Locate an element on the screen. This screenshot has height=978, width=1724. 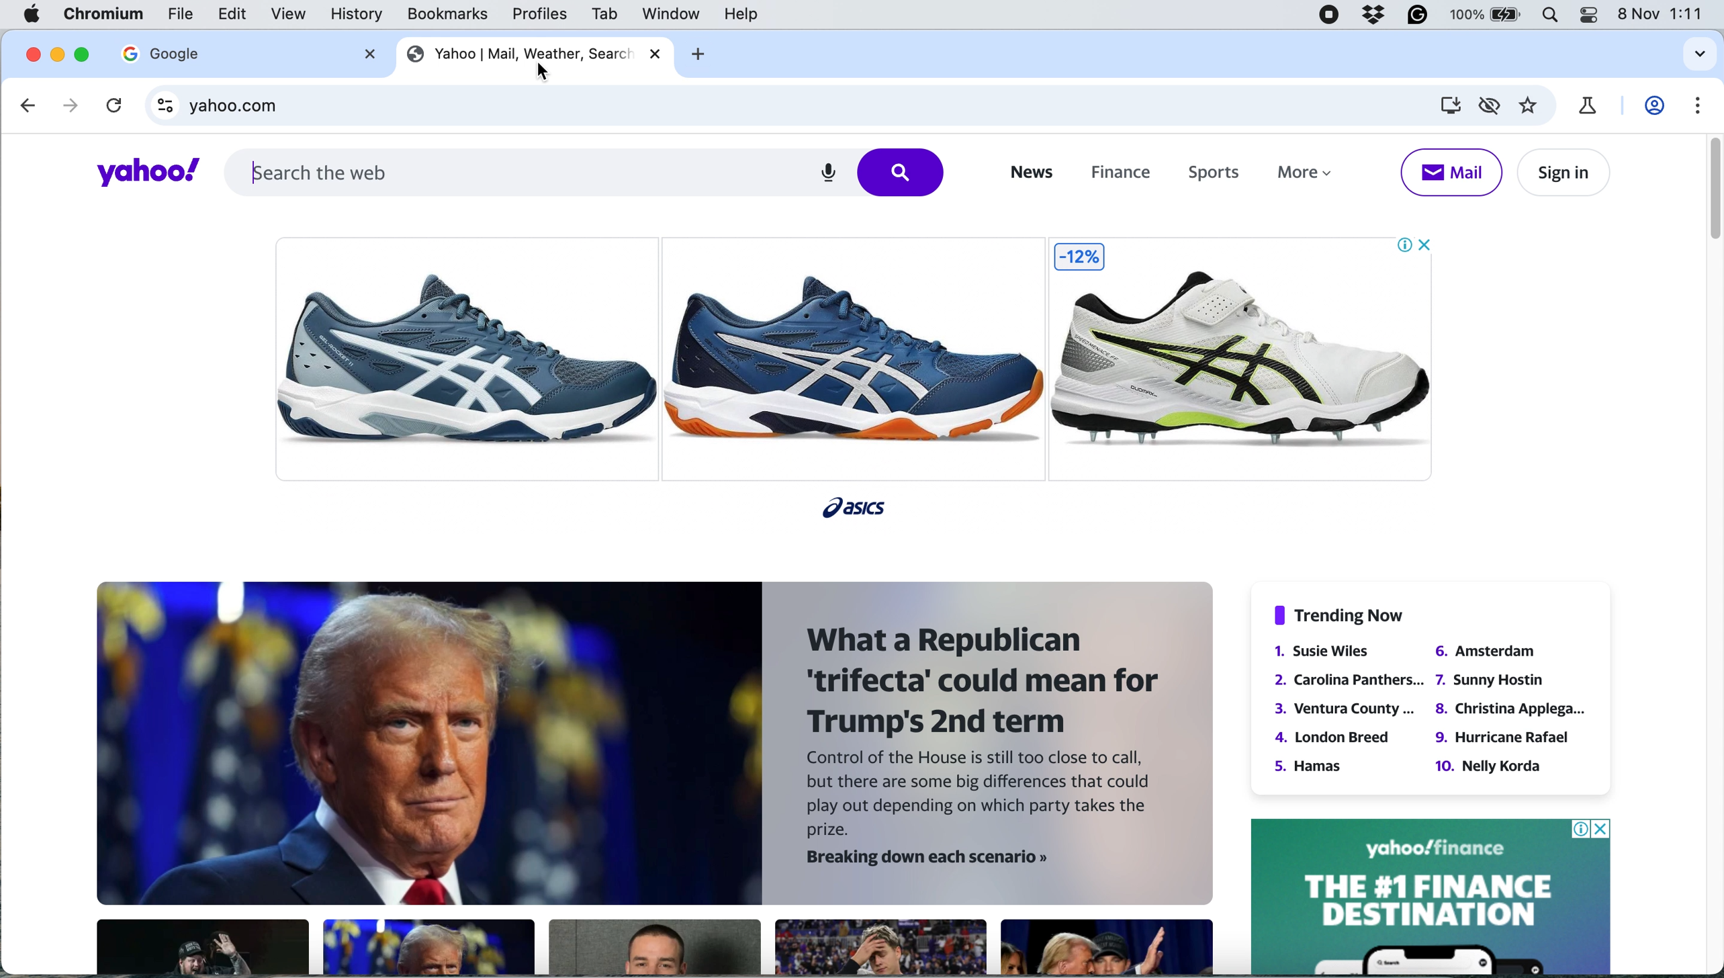
window is located at coordinates (671, 14).